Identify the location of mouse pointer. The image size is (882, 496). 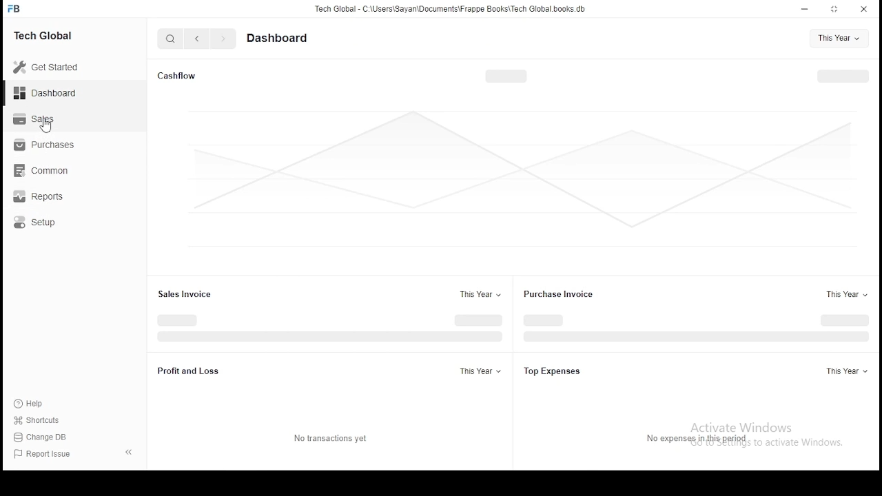
(48, 128).